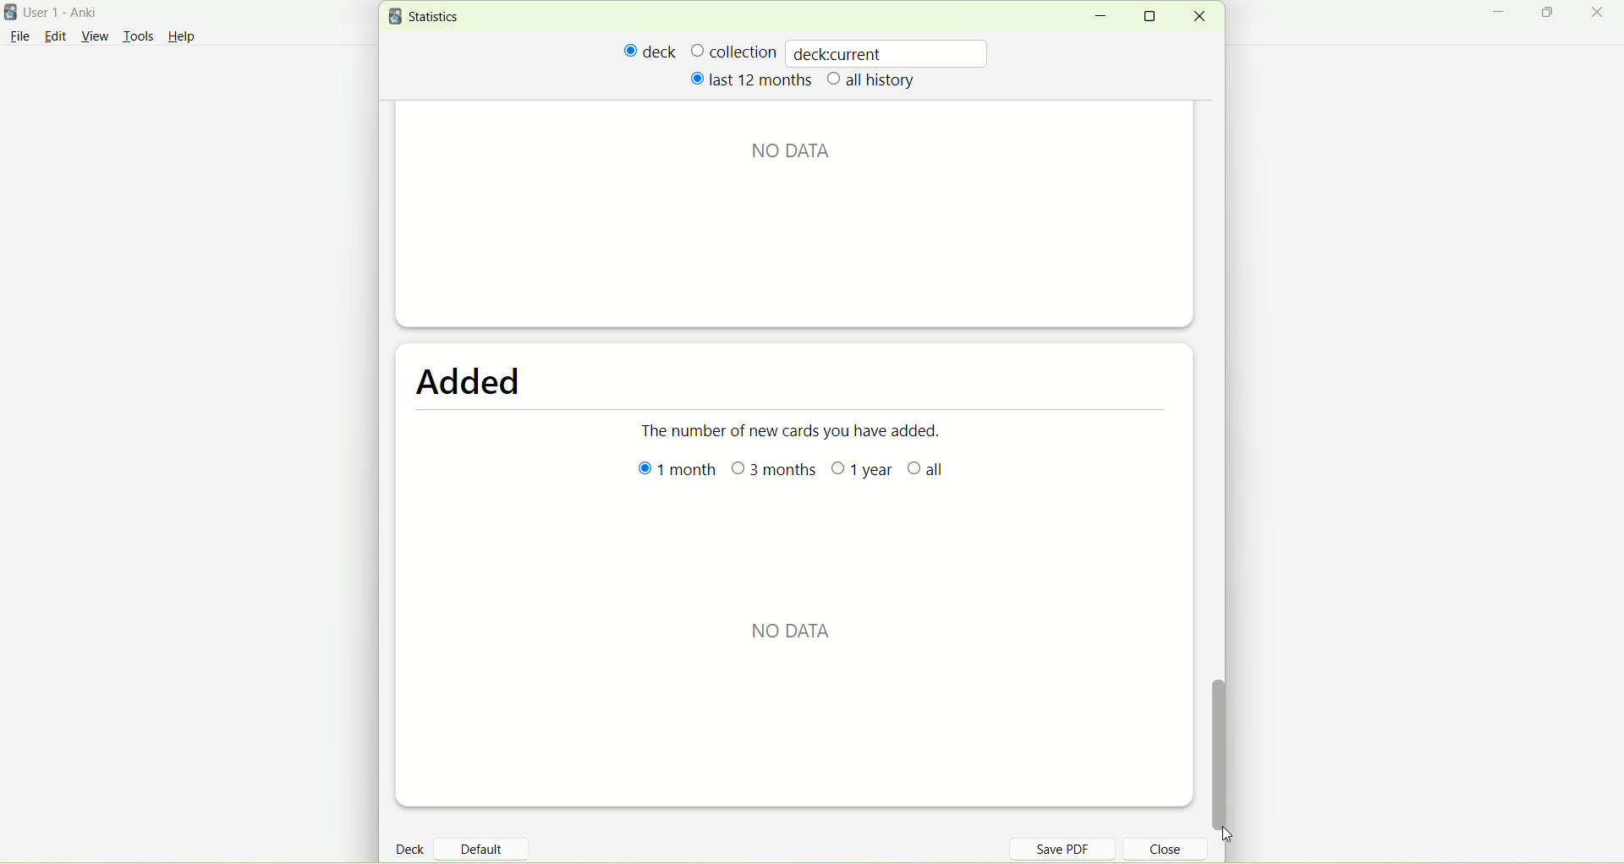 This screenshot has height=864, width=1624. Describe the element at coordinates (413, 848) in the screenshot. I see `deck` at that location.